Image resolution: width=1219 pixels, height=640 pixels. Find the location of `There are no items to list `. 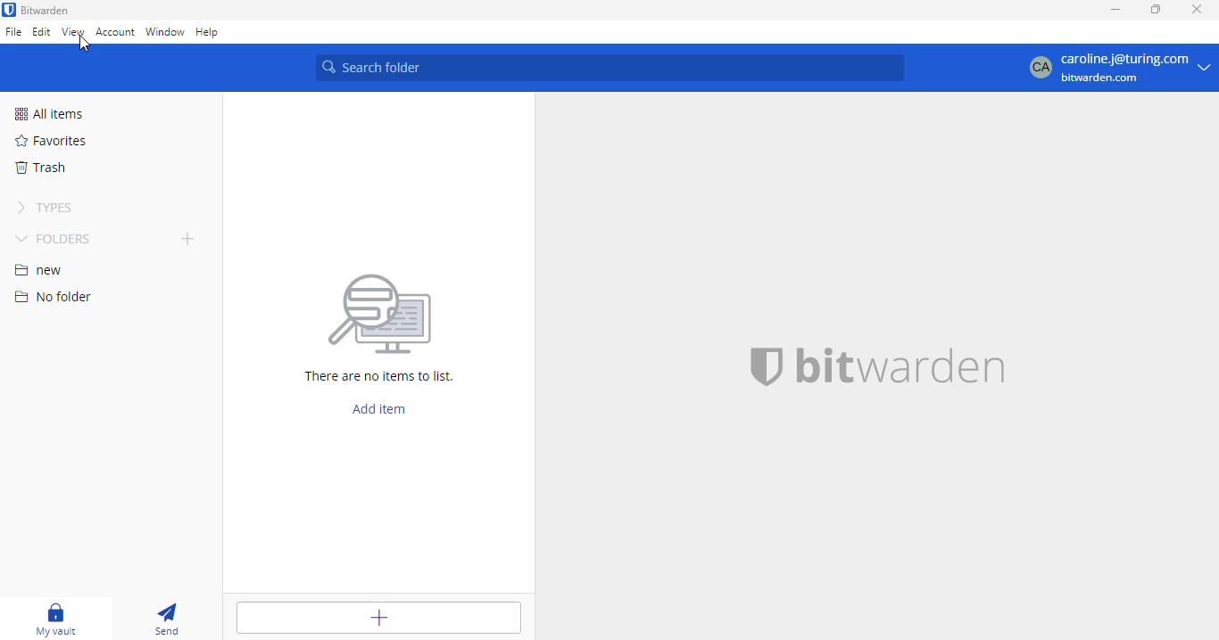

There are no items to list  is located at coordinates (386, 378).